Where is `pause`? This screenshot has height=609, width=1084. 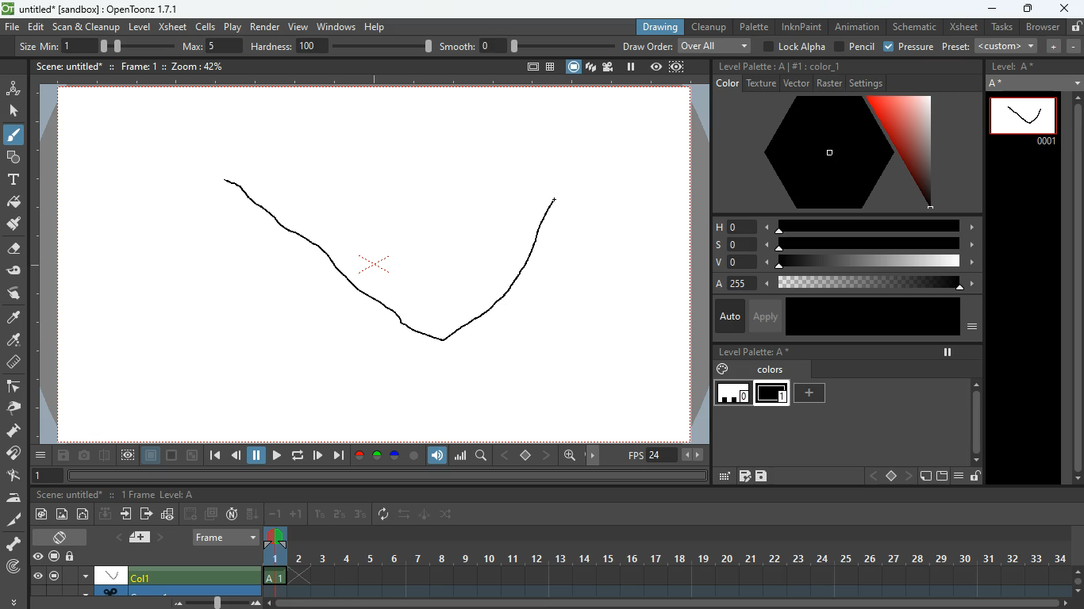 pause is located at coordinates (948, 352).